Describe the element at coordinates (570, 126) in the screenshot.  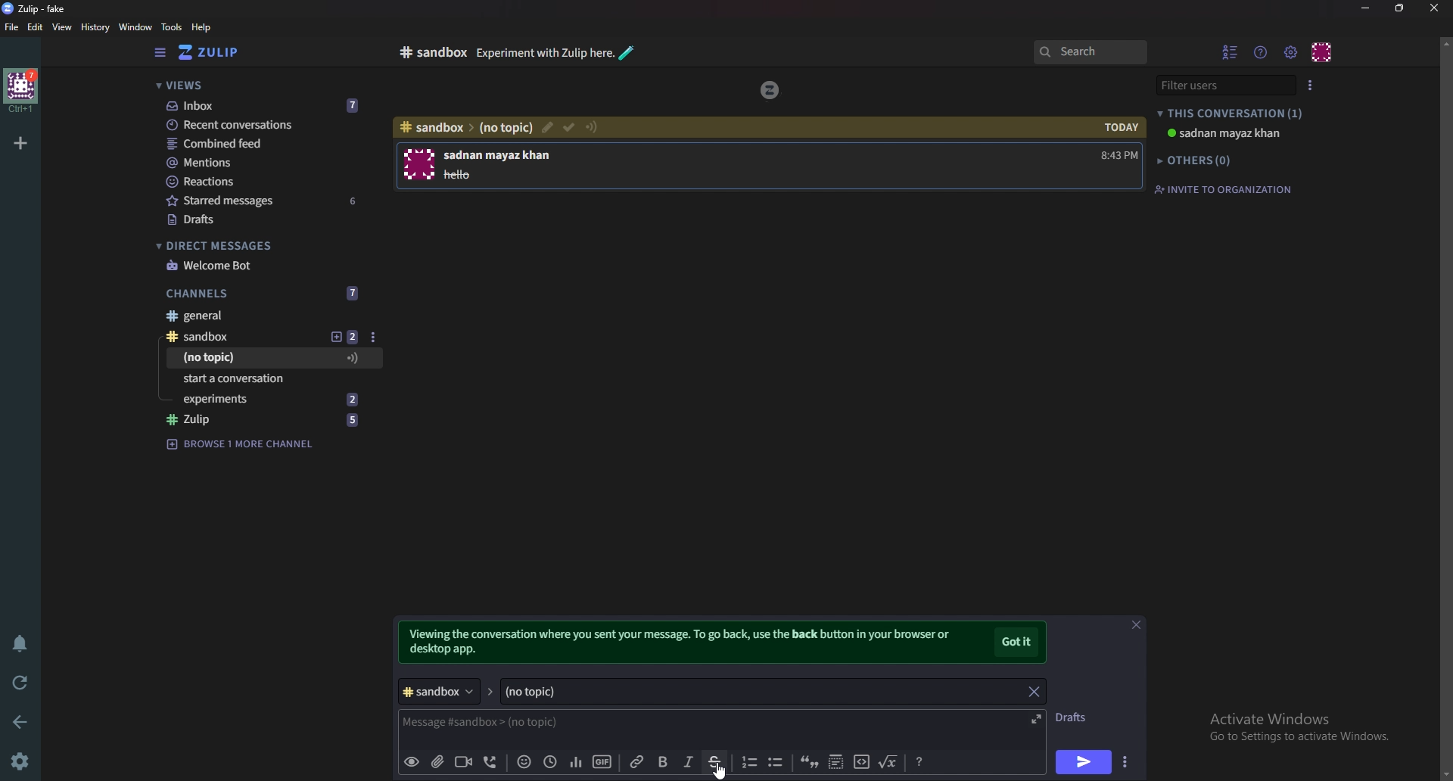
I see `Edit topic` at that location.